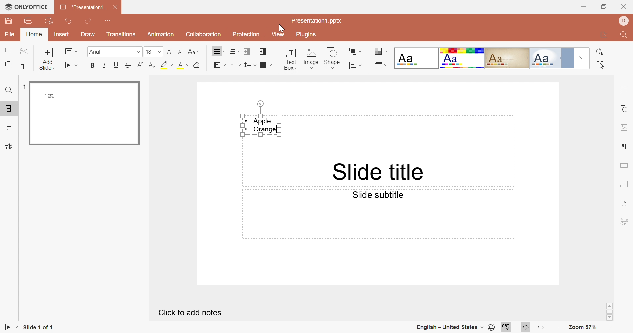 The height and width of the screenshot is (333, 633). Describe the element at coordinates (356, 66) in the screenshot. I see `Align shape` at that location.